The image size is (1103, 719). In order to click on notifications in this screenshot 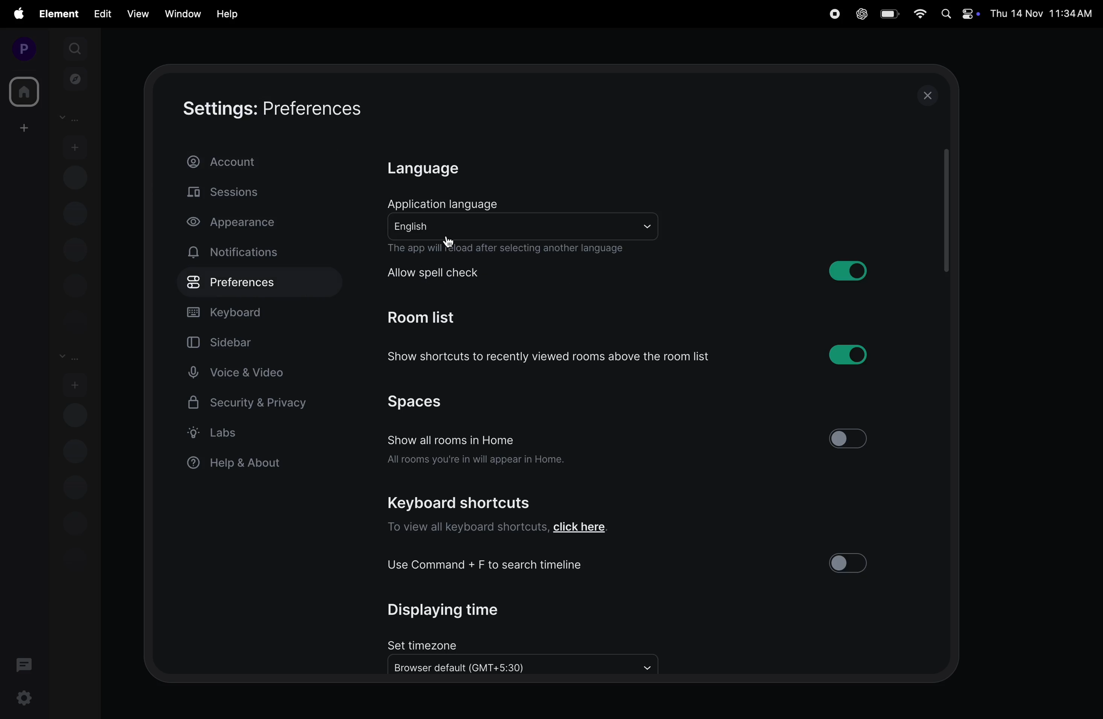, I will do `click(251, 253)`.